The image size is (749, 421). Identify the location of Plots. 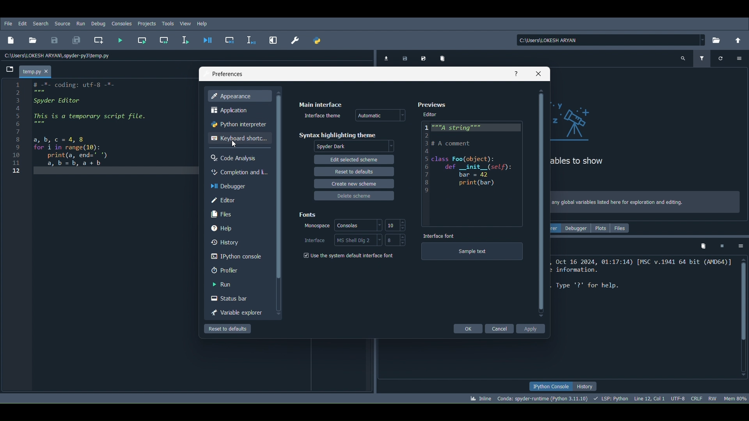
(603, 228).